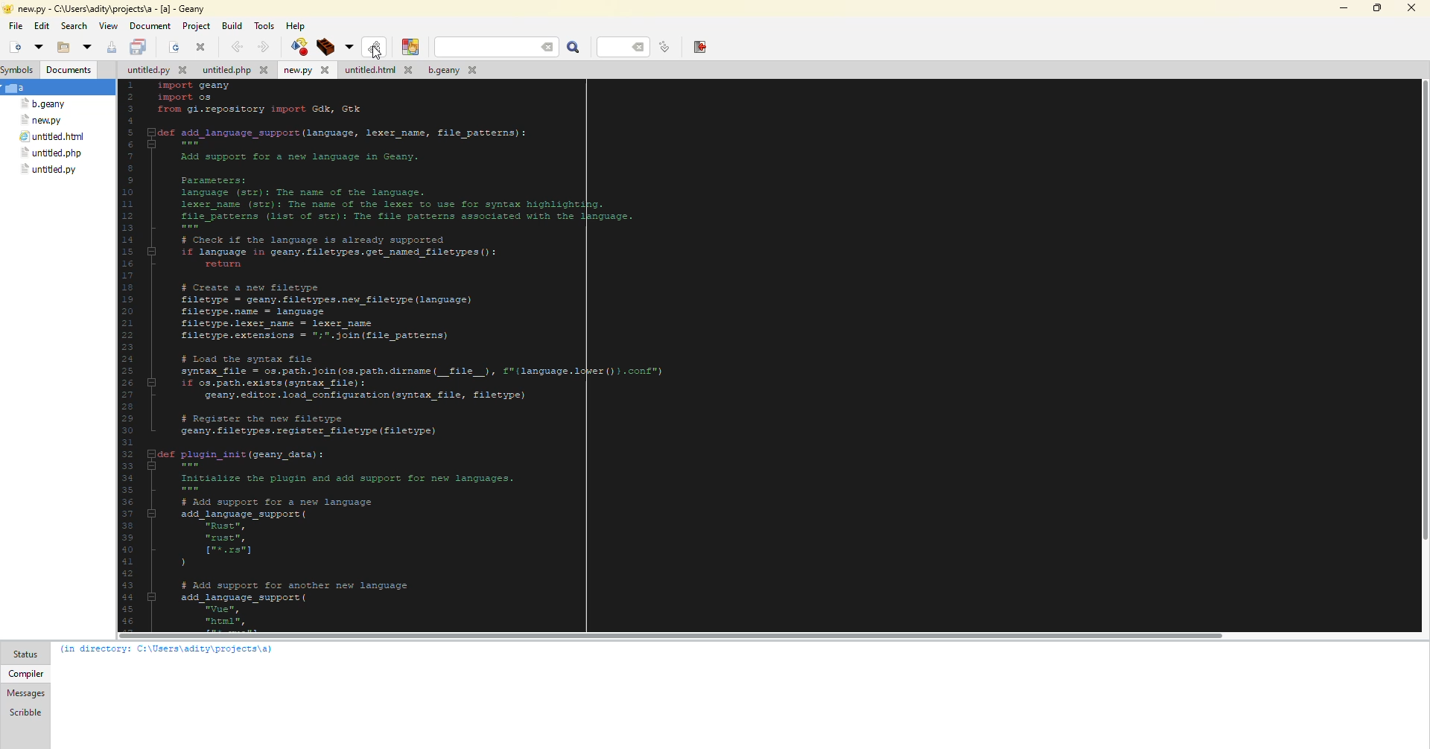 The width and height of the screenshot is (1430, 749). I want to click on compiler, so click(26, 674).